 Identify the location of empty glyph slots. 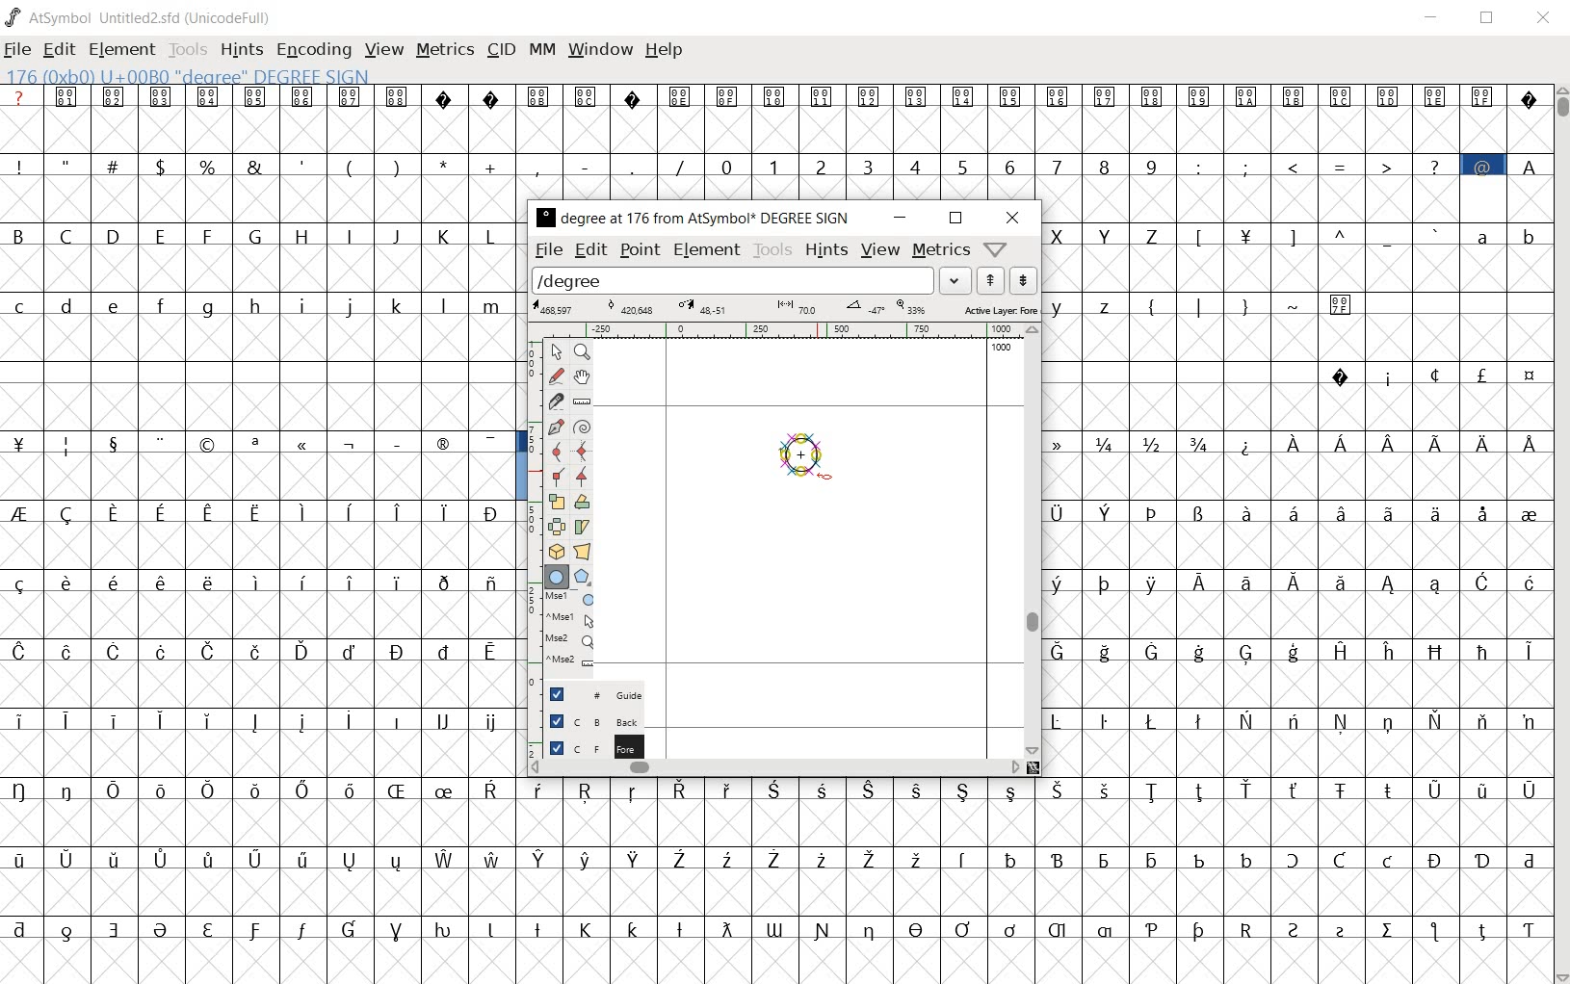
(1299, 197).